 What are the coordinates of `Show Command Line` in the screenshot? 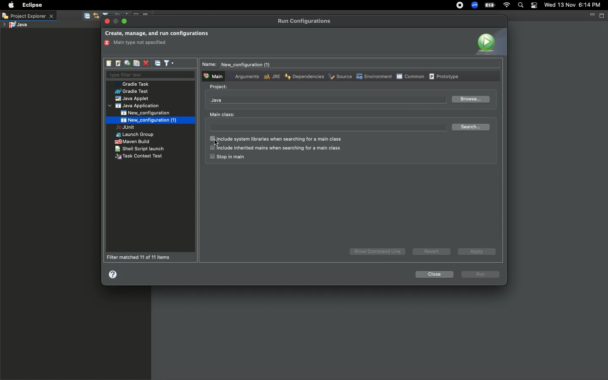 It's located at (378, 252).